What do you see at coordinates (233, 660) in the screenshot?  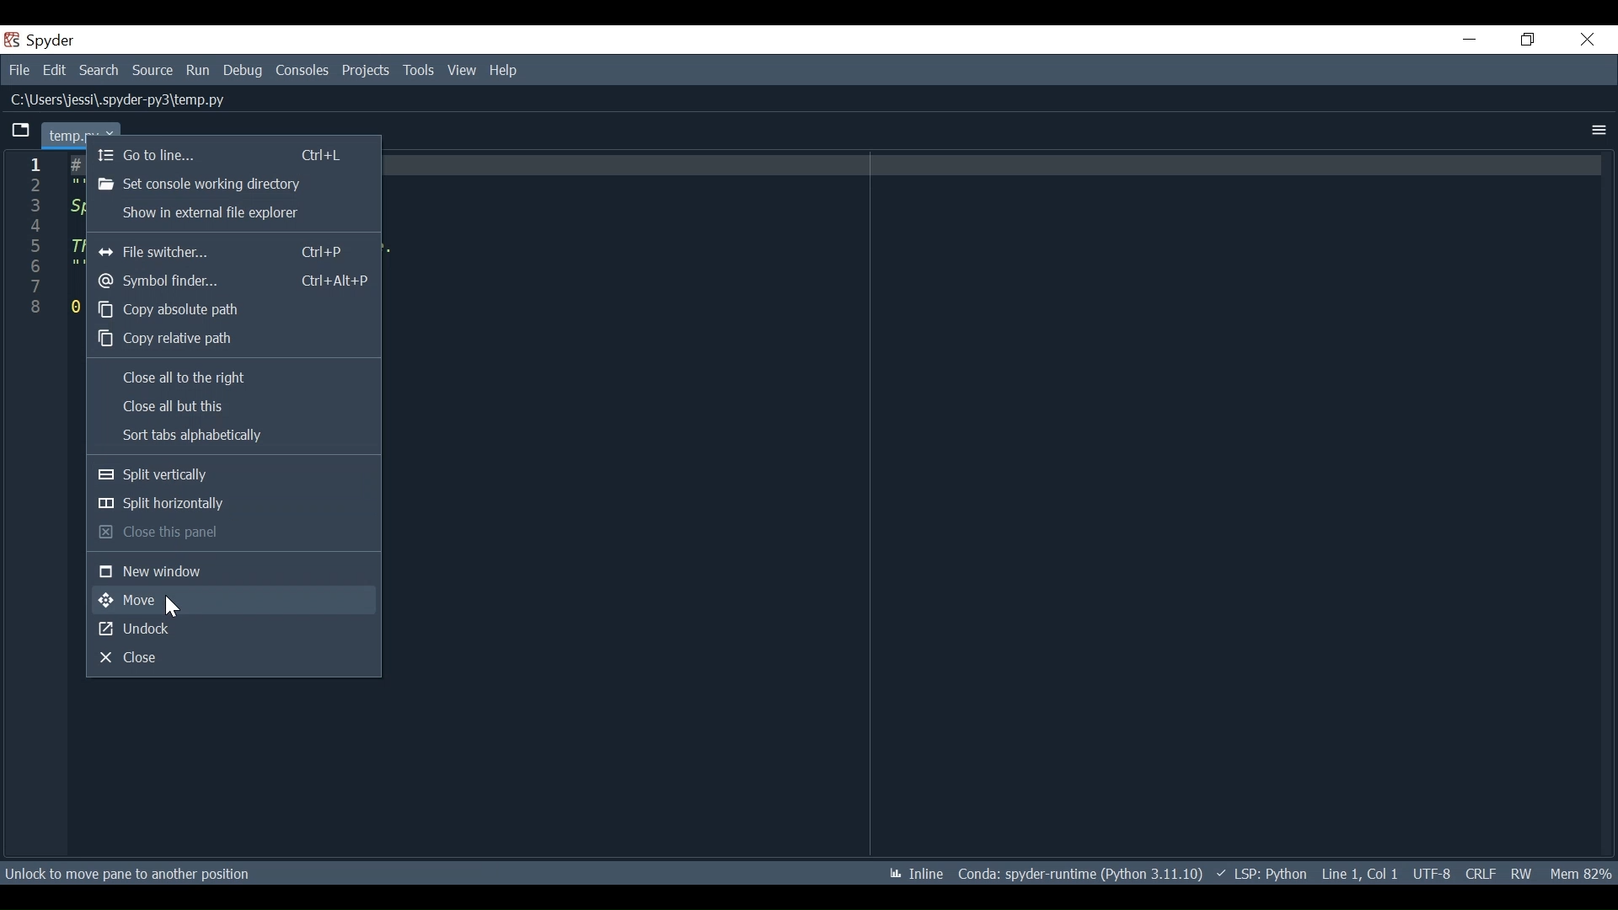 I see `Close` at bounding box center [233, 660].